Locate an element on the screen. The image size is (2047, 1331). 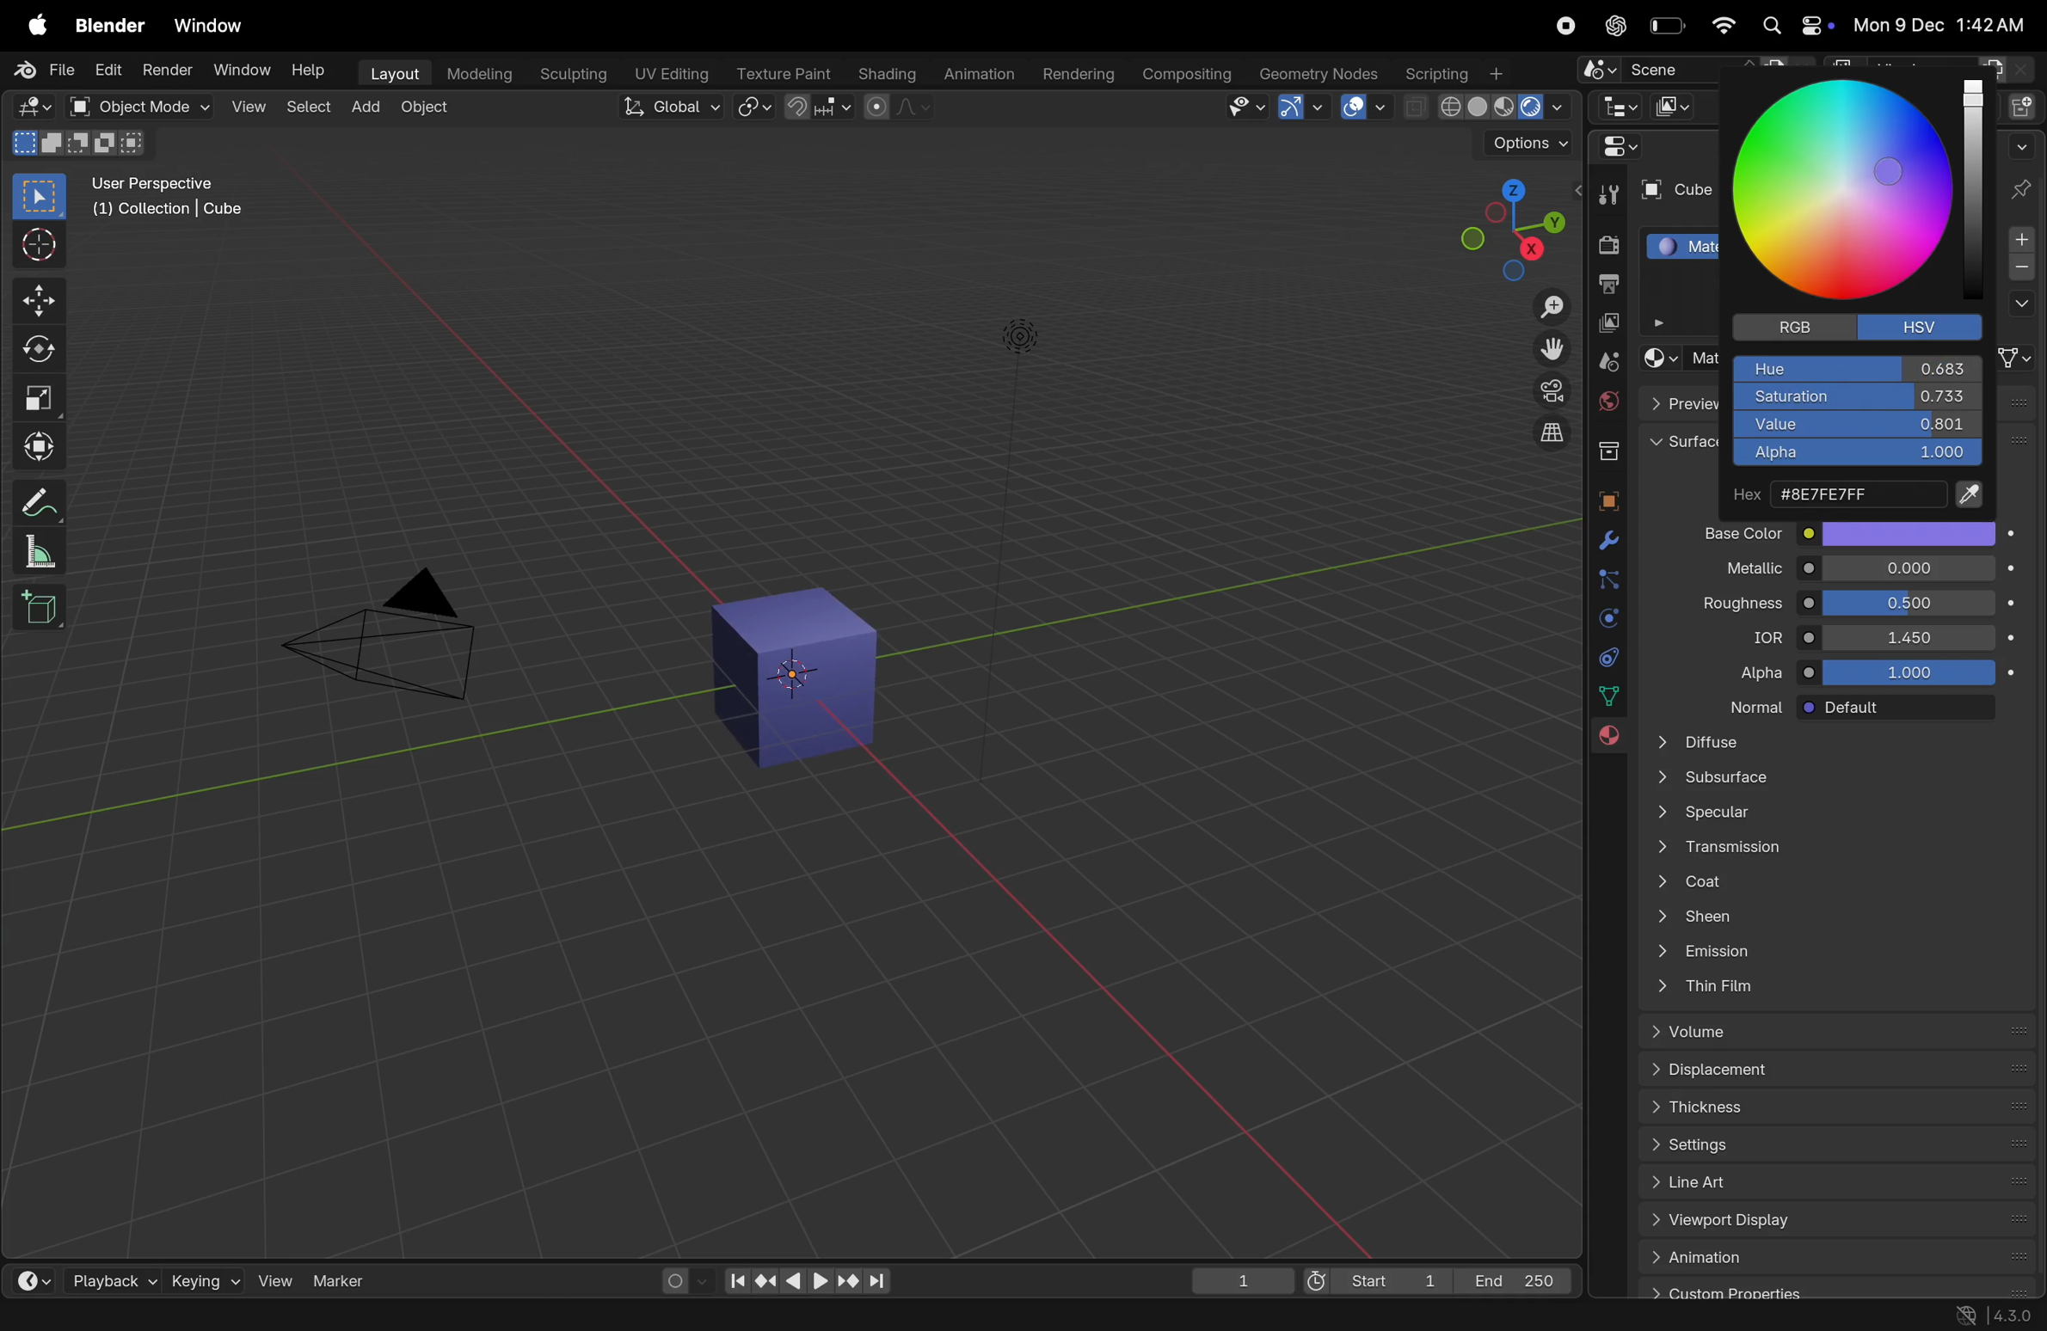
displace meny is located at coordinates (1839, 1071).